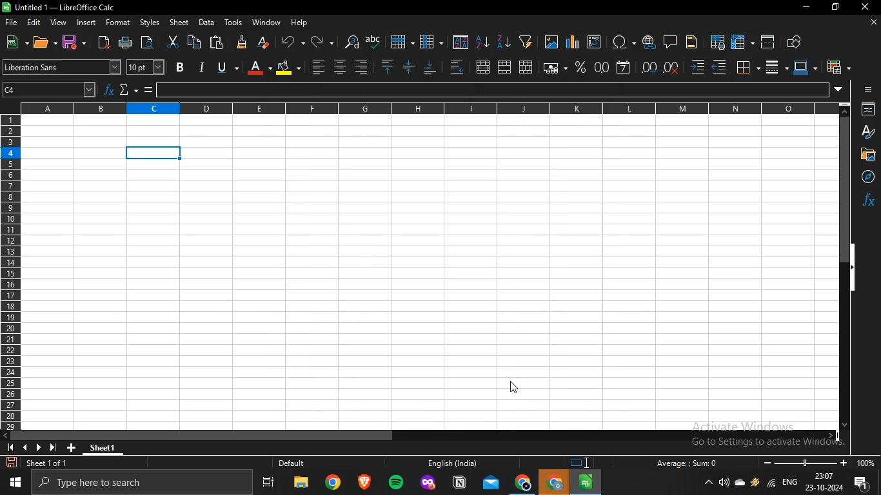 The width and height of the screenshot is (881, 495). Describe the element at coordinates (264, 42) in the screenshot. I see `clear direct formatting` at that location.